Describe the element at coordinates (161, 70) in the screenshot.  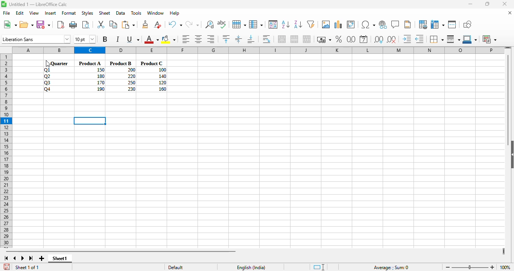
I see `100` at that location.